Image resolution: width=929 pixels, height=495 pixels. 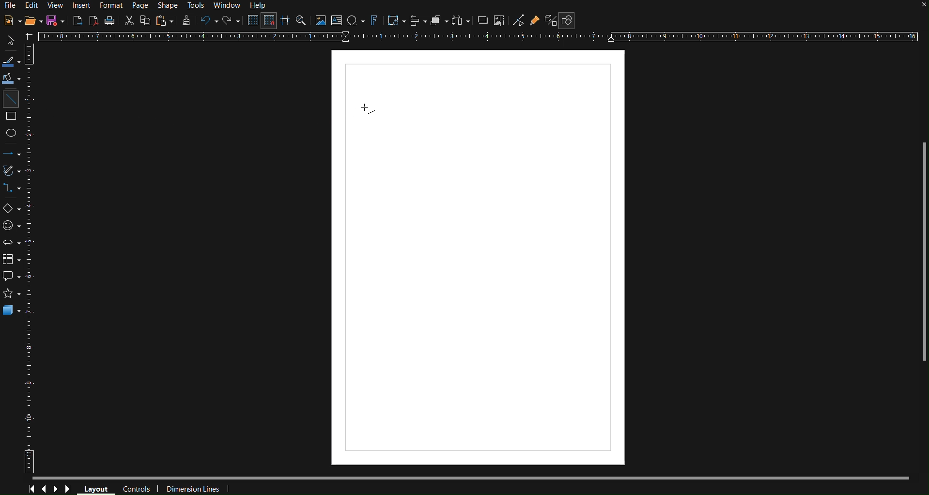 What do you see at coordinates (136, 489) in the screenshot?
I see `Controls` at bounding box center [136, 489].